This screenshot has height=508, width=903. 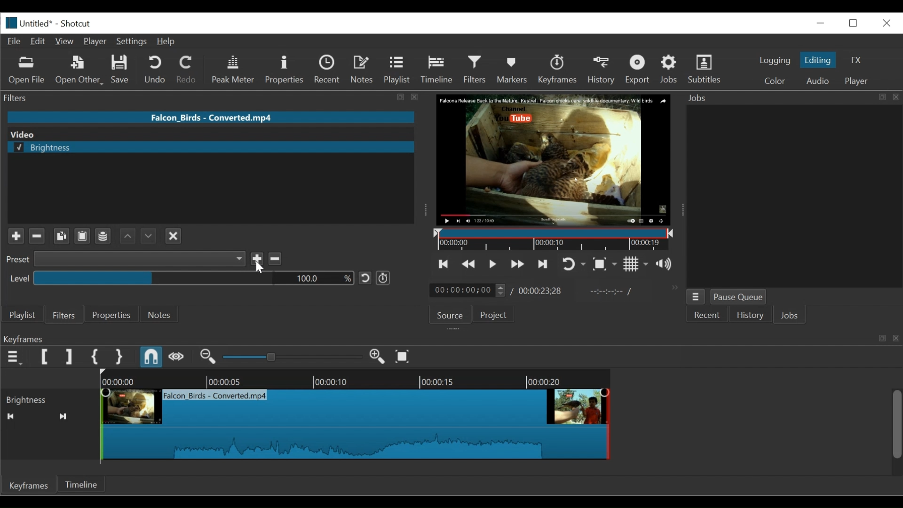 I want to click on Peak Meter, so click(x=233, y=70).